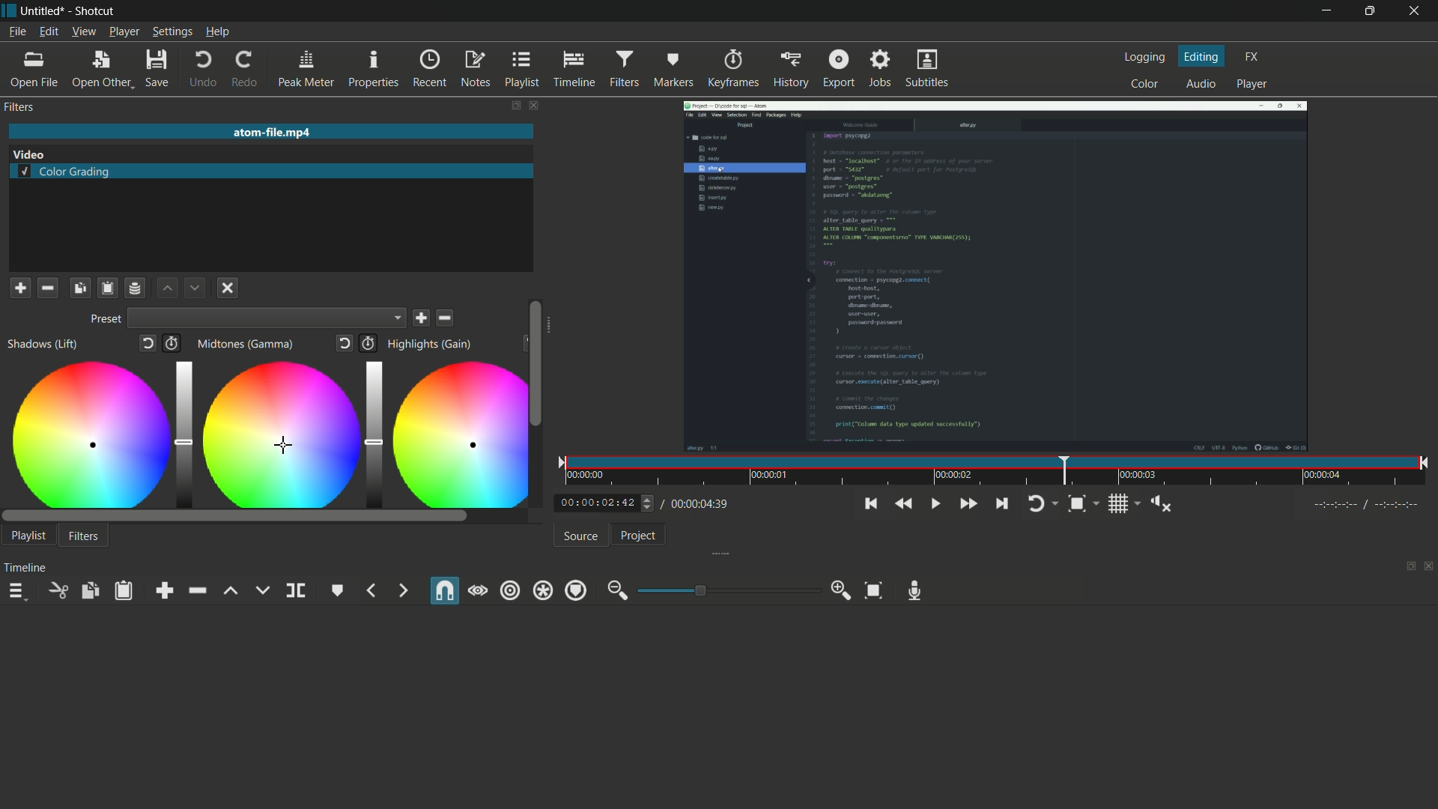 This screenshot has width=1438, height=809. Describe the element at coordinates (510, 590) in the screenshot. I see `ripple` at that location.